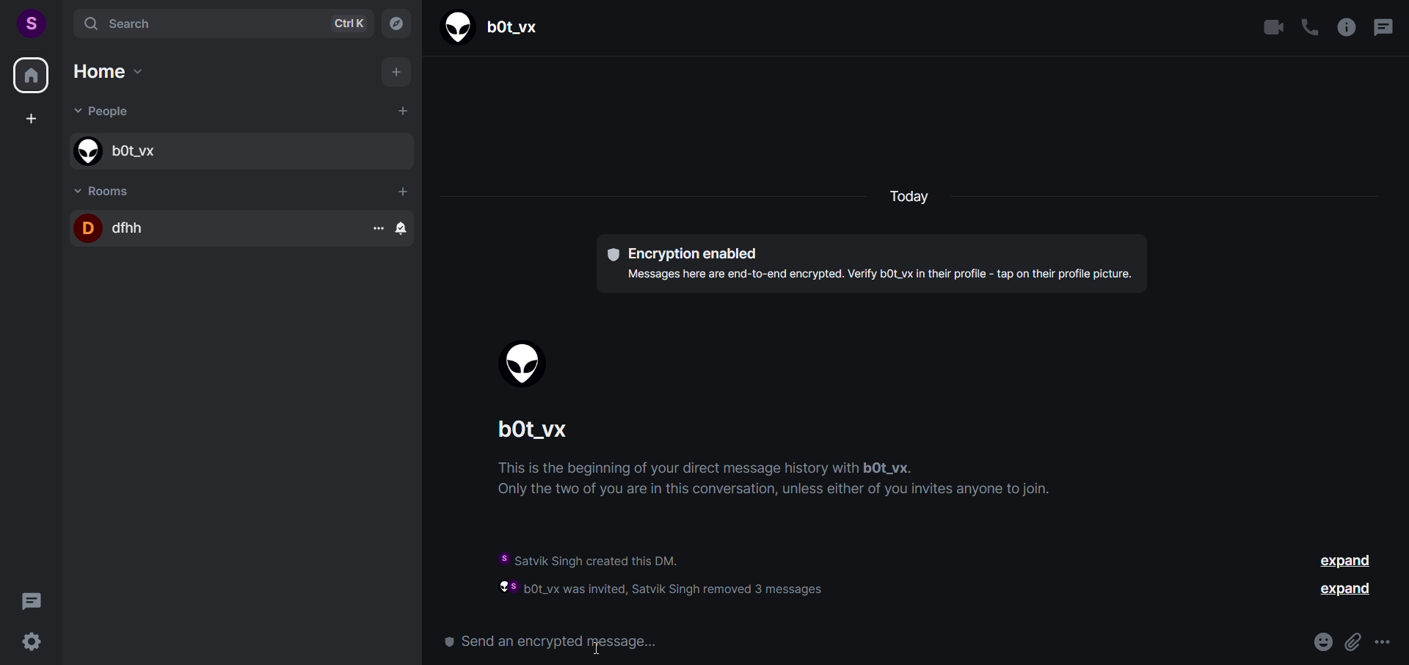 The image size is (1409, 665). What do you see at coordinates (401, 111) in the screenshot?
I see `add people` at bounding box center [401, 111].